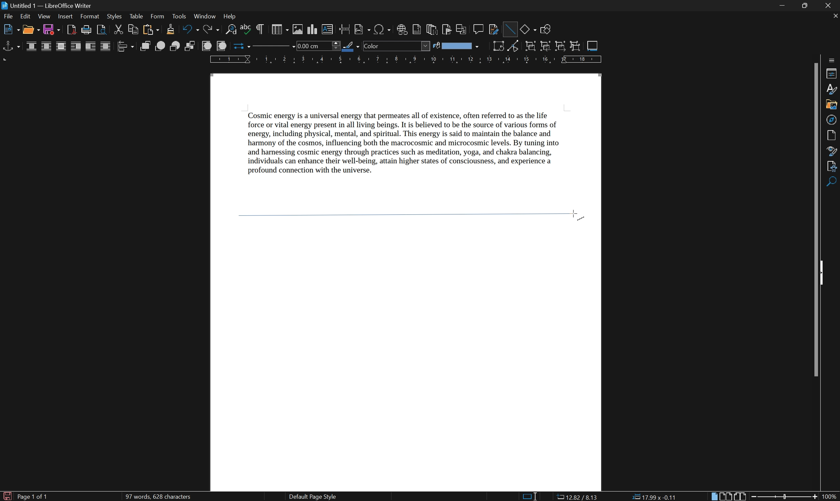 The image size is (840, 501). Describe the element at coordinates (441, 497) in the screenshot. I see `English (India)` at that location.